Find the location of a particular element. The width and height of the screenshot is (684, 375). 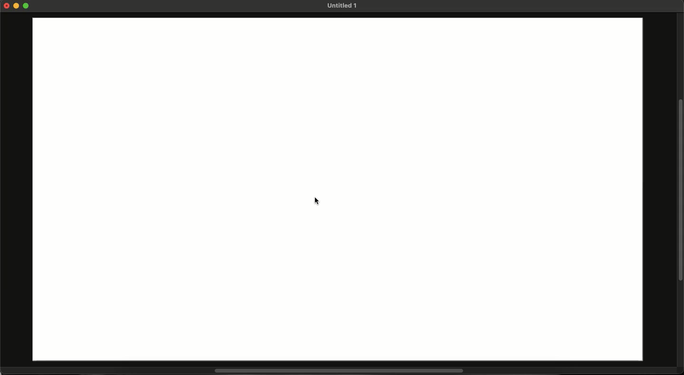

Untitled 1 is located at coordinates (341, 6).